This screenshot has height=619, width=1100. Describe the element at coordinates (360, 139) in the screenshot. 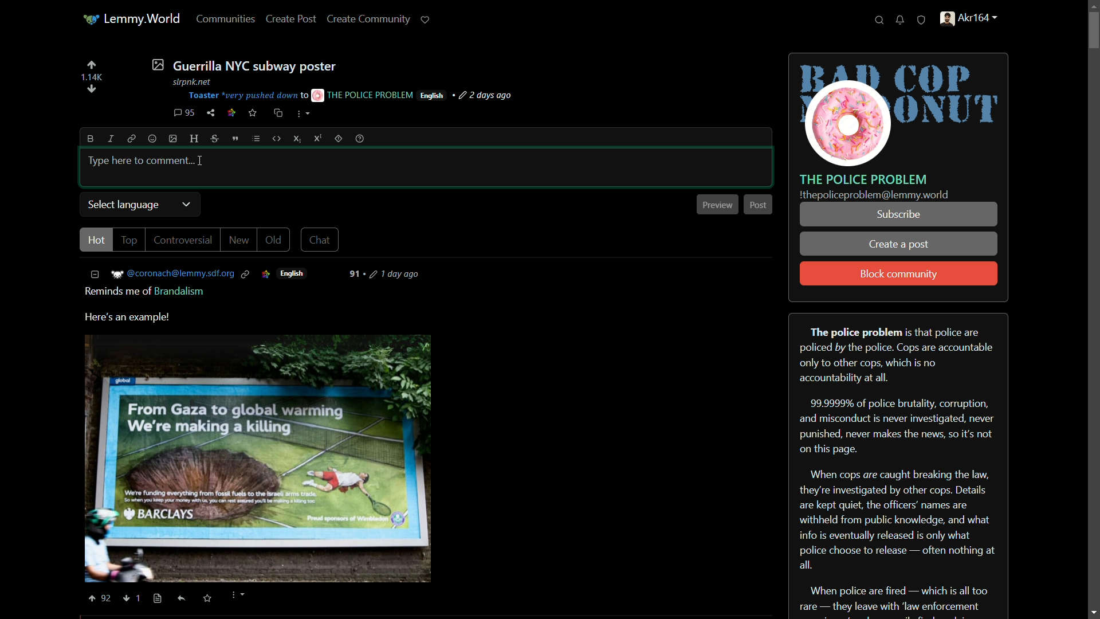

I see `help` at that location.